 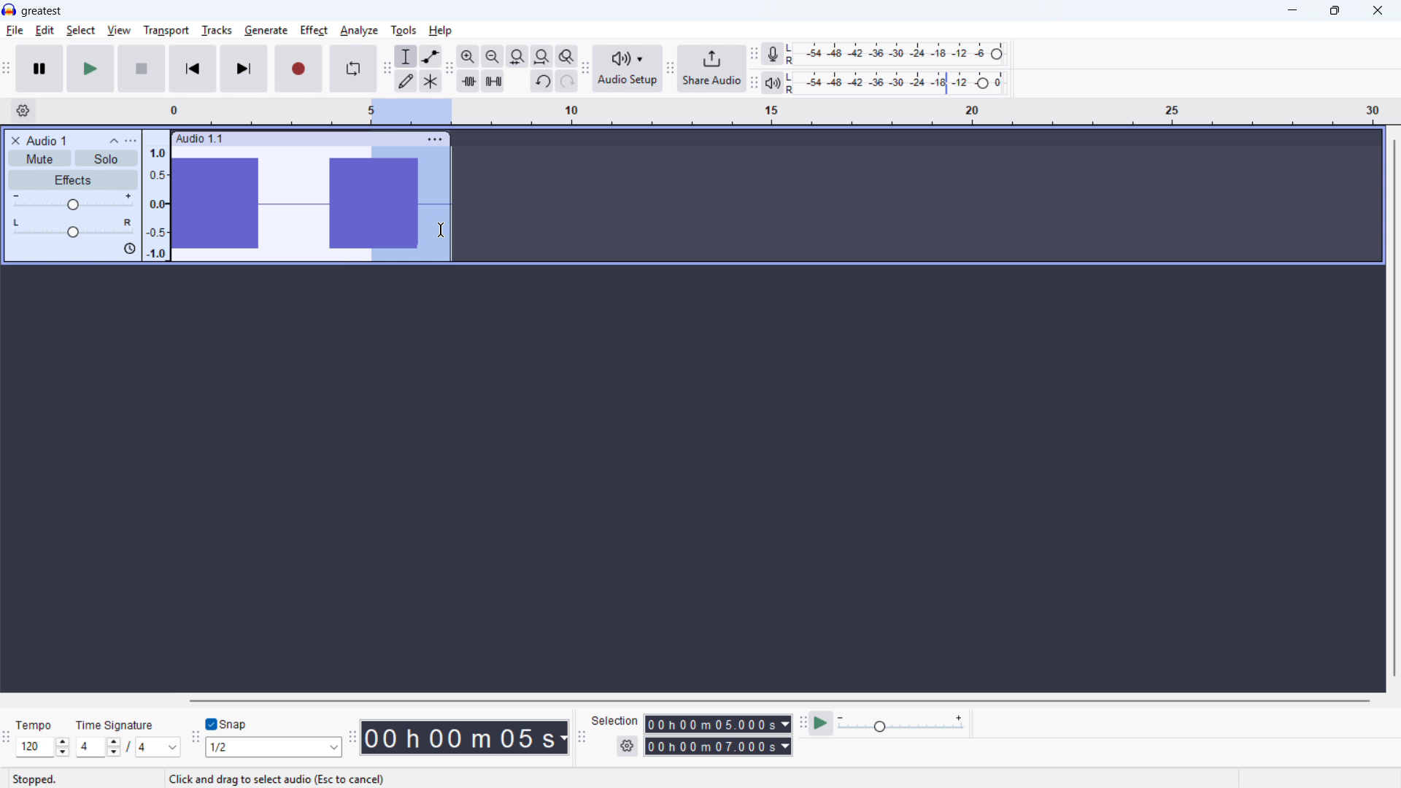 I want to click on Recording metre , so click(x=772, y=54).